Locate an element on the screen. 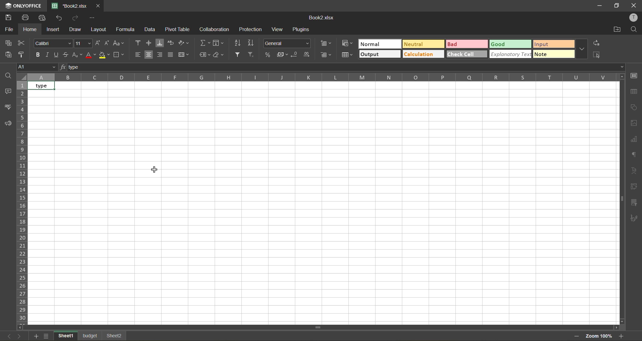  strikethrough is located at coordinates (68, 55).